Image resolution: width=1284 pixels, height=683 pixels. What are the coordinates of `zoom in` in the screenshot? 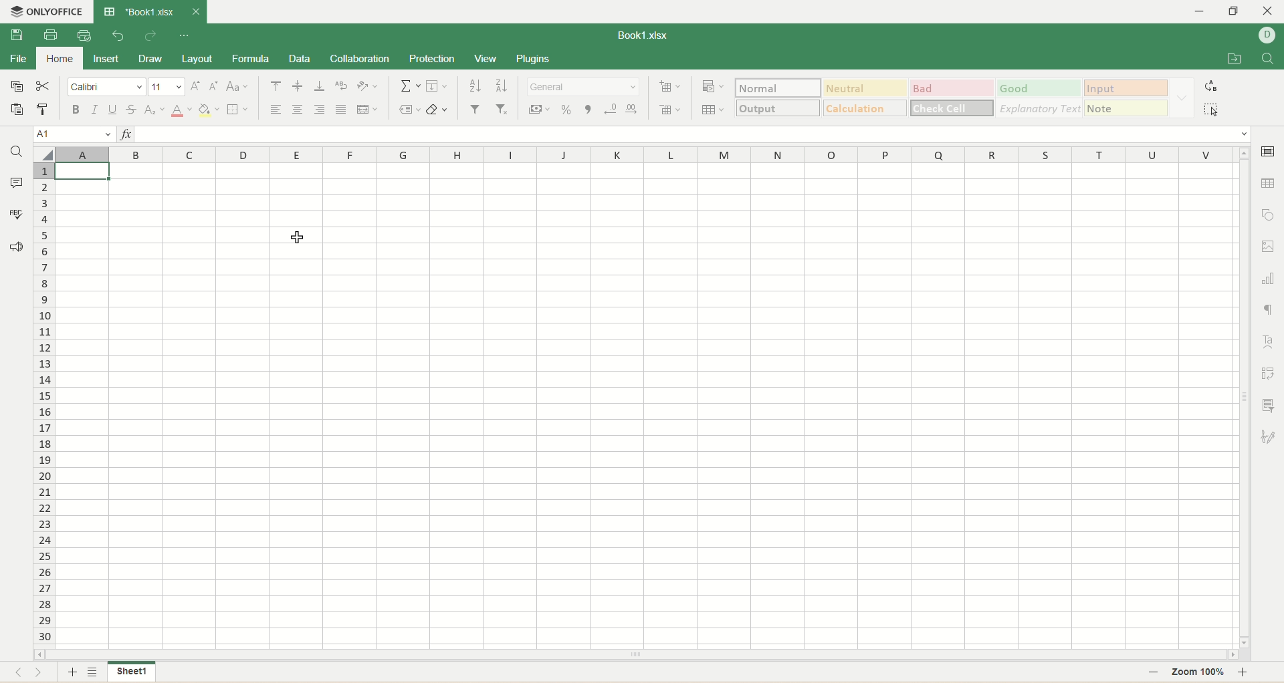 It's located at (1247, 673).